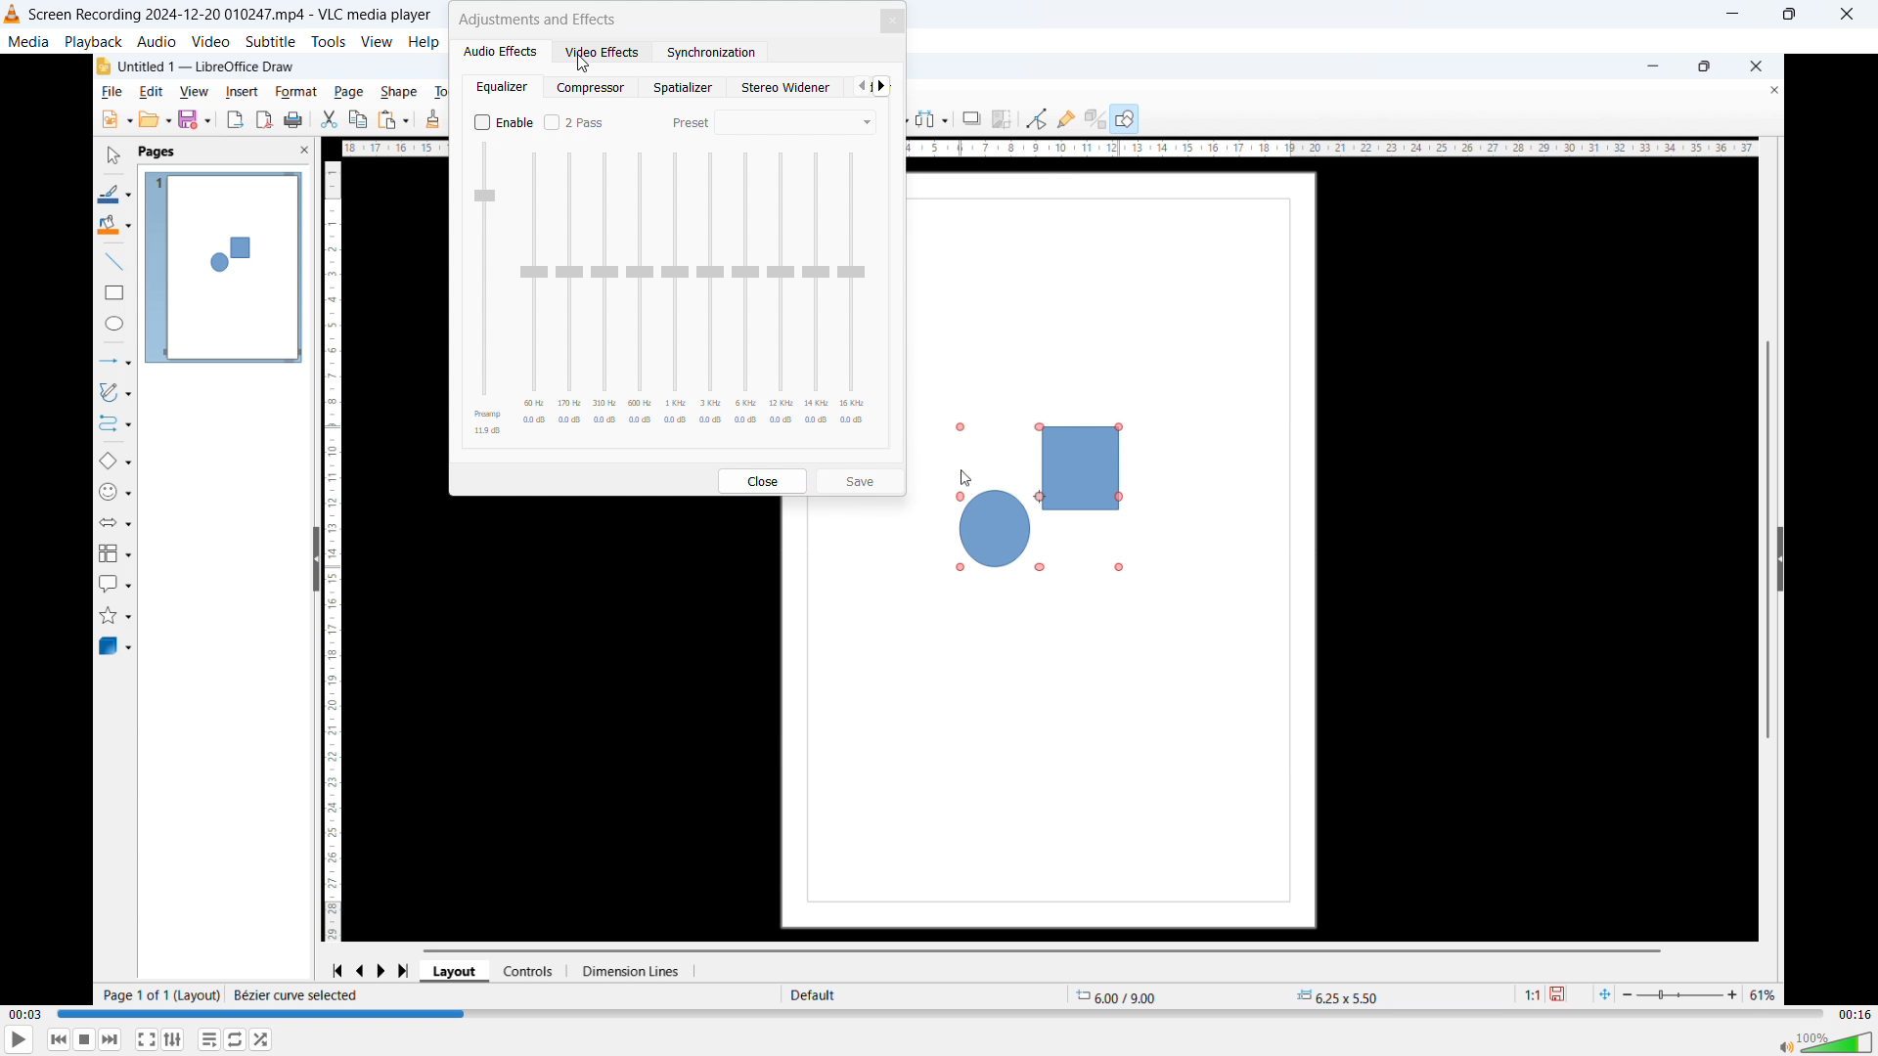 The image size is (1878, 1056). What do you see at coordinates (569, 292) in the screenshot?
I see `170 HZ controller` at bounding box center [569, 292].